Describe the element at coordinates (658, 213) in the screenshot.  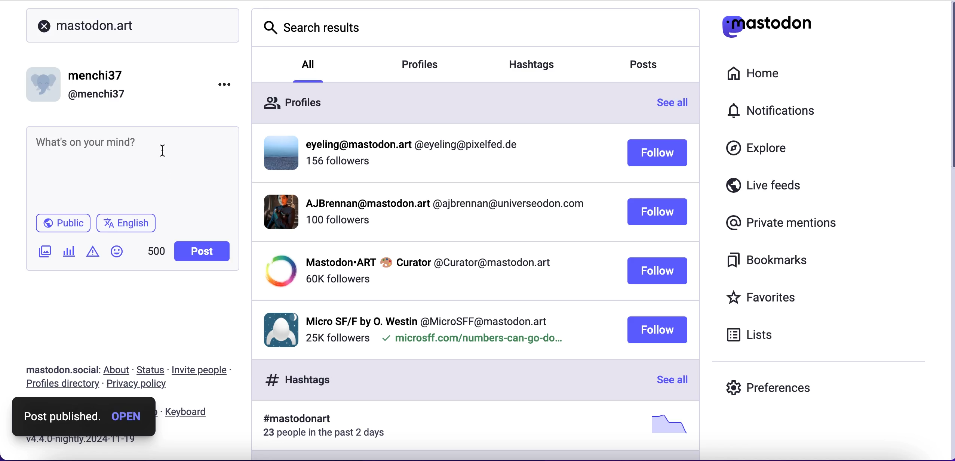
I see `follow` at that location.